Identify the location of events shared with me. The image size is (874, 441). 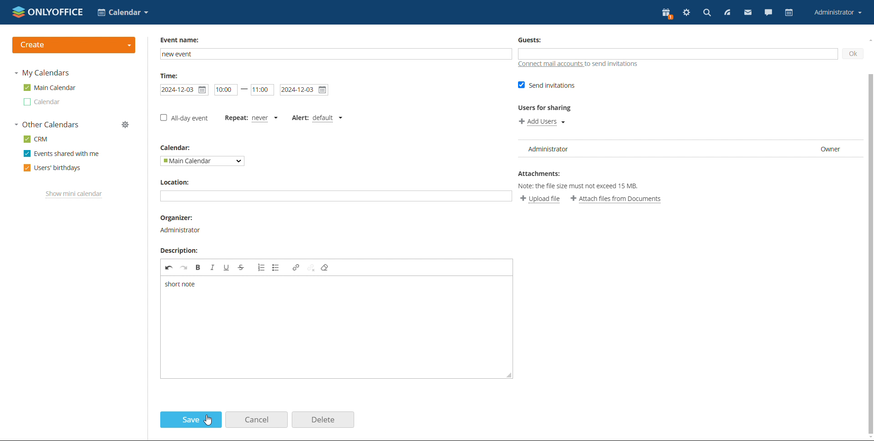
(62, 153).